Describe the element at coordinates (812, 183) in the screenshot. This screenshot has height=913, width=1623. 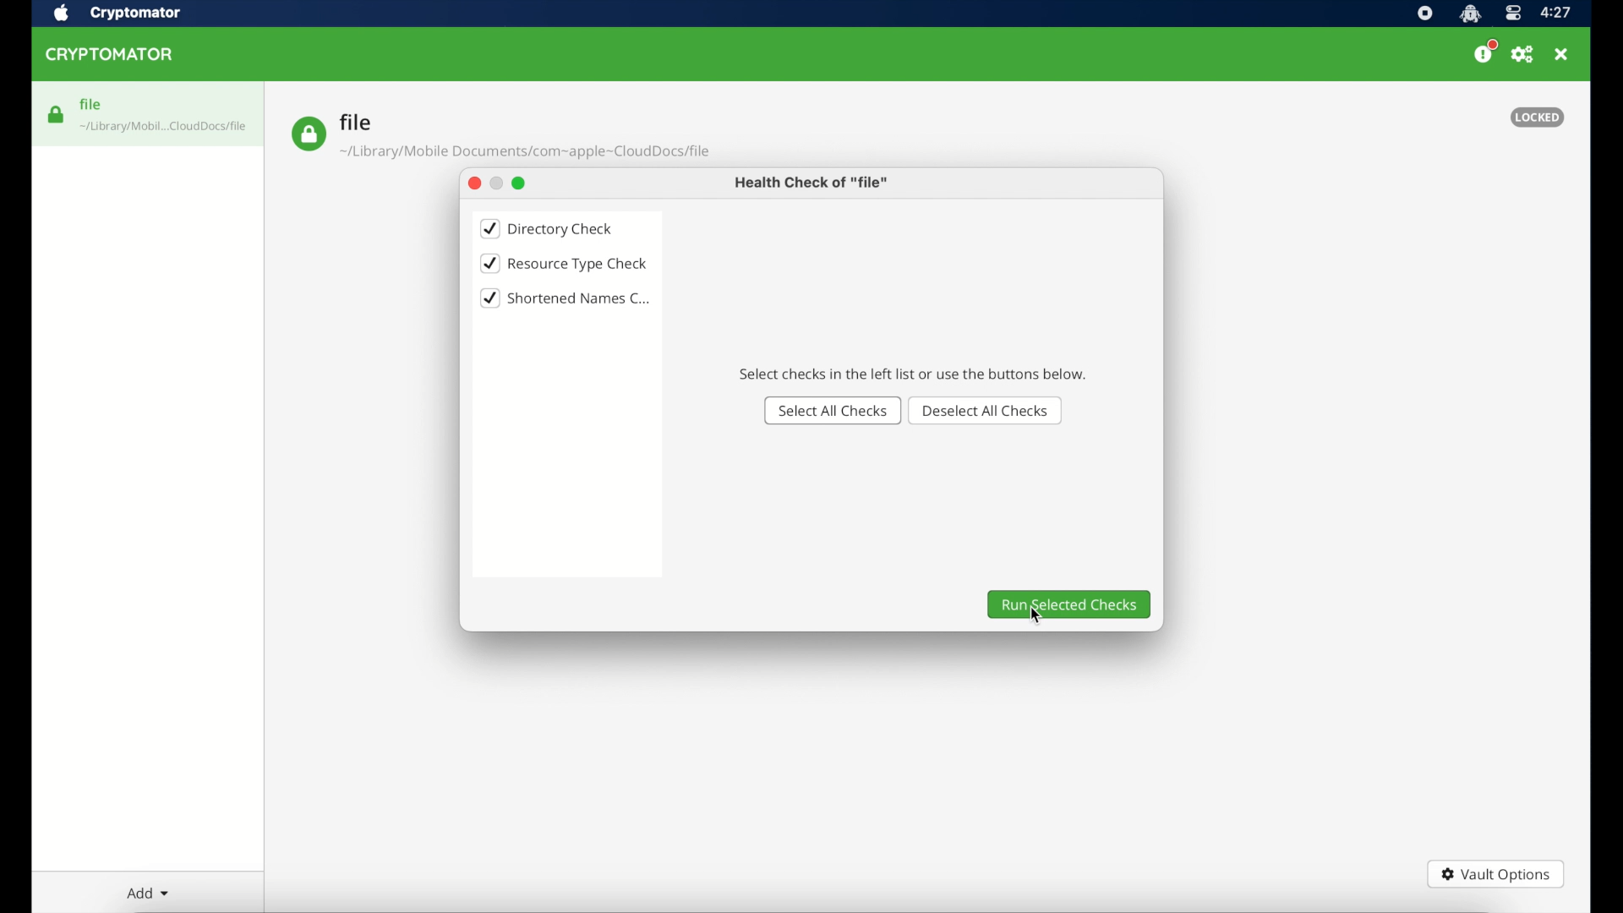
I see `health check of file` at that location.